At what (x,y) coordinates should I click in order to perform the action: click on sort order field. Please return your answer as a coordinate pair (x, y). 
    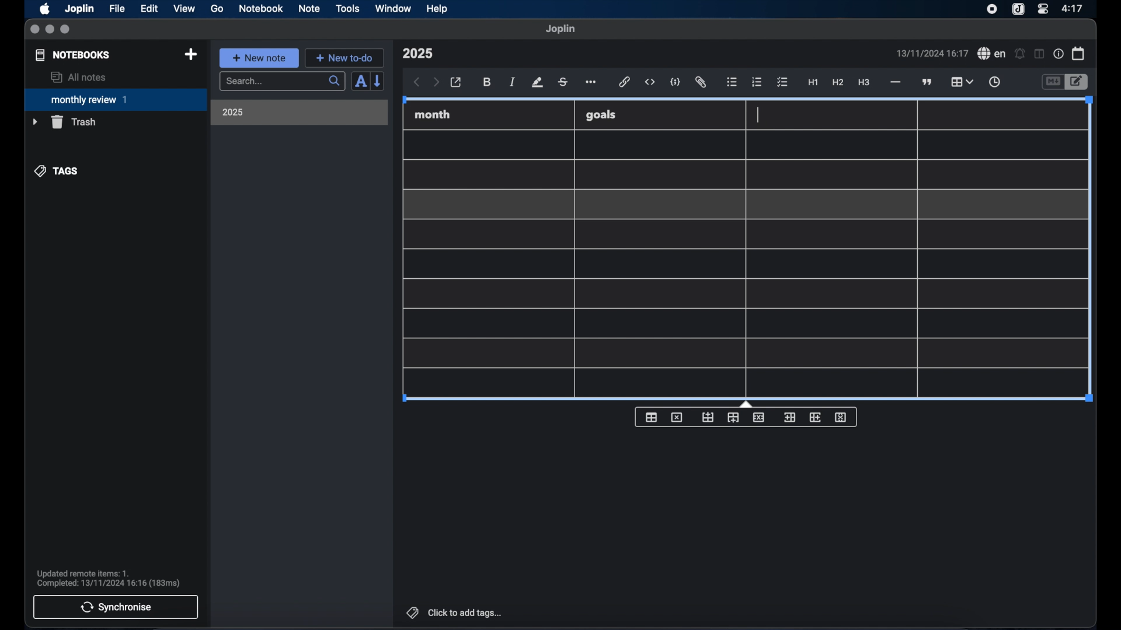
    Looking at the image, I should click on (360, 82).